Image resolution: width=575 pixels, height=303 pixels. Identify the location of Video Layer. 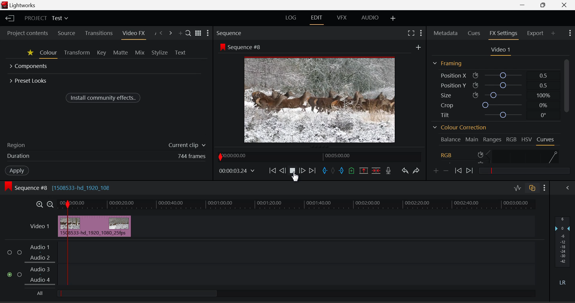
(40, 228).